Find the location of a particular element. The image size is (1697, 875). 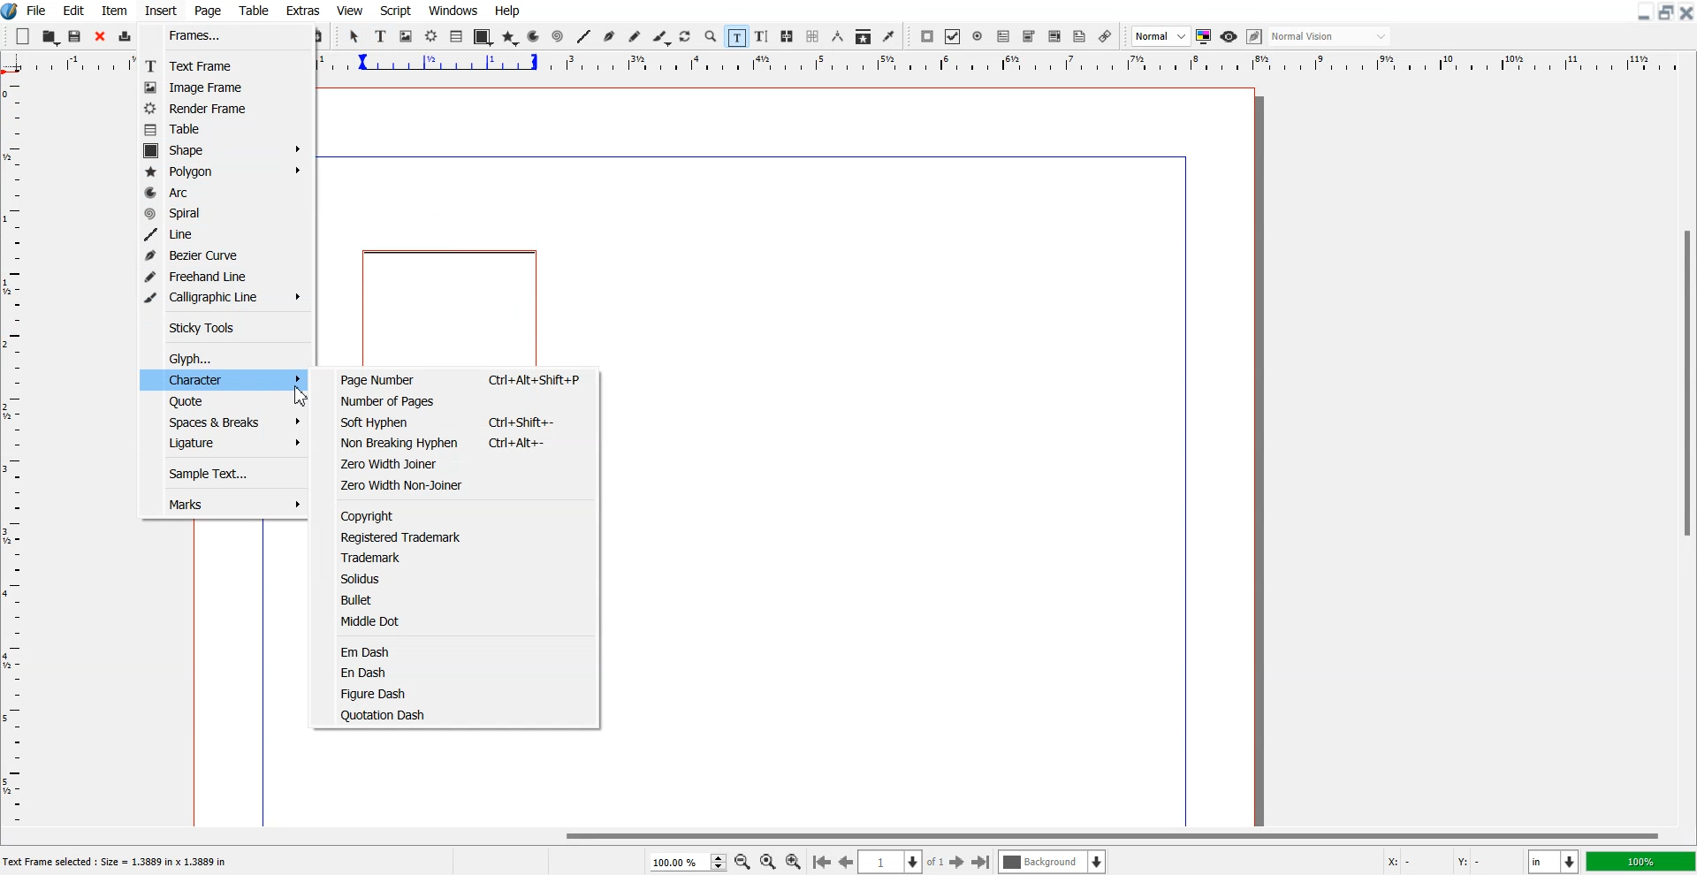

Select the visual appearance is located at coordinates (1329, 36).